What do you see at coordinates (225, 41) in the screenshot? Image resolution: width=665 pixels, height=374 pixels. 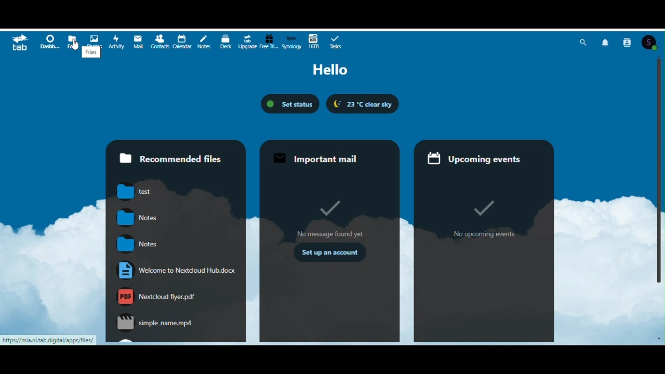 I see `D e c k` at bounding box center [225, 41].